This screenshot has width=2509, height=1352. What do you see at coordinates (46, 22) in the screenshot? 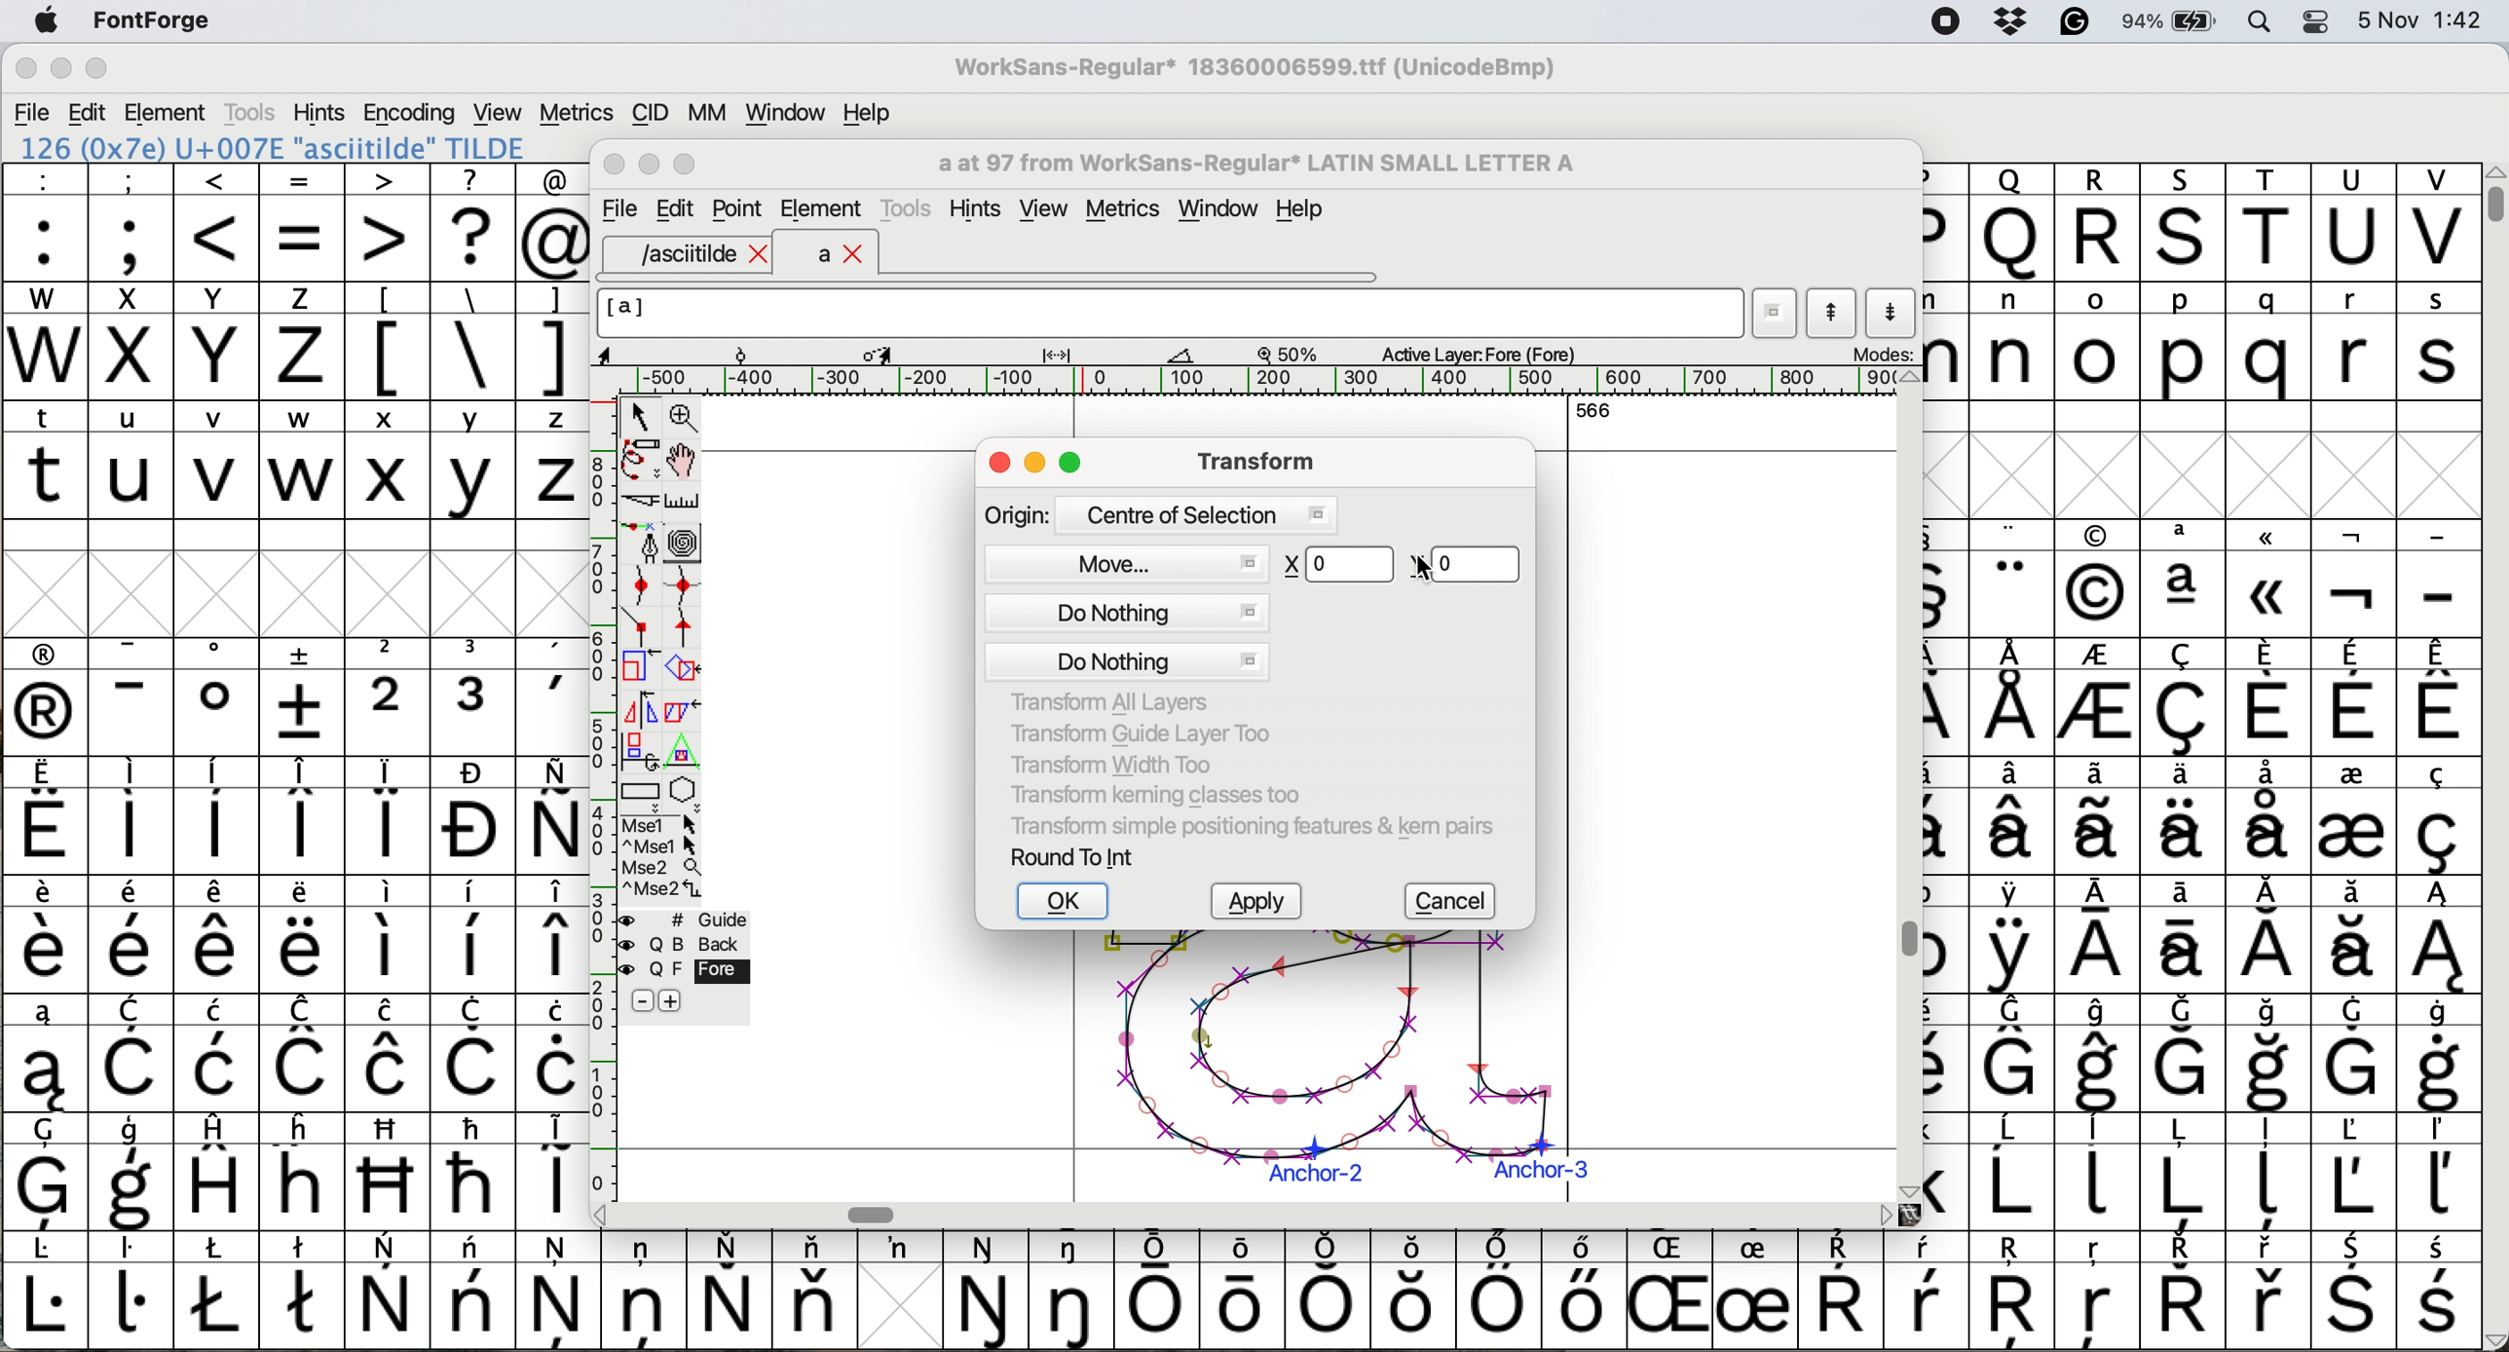
I see `system logo` at bounding box center [46, 22].